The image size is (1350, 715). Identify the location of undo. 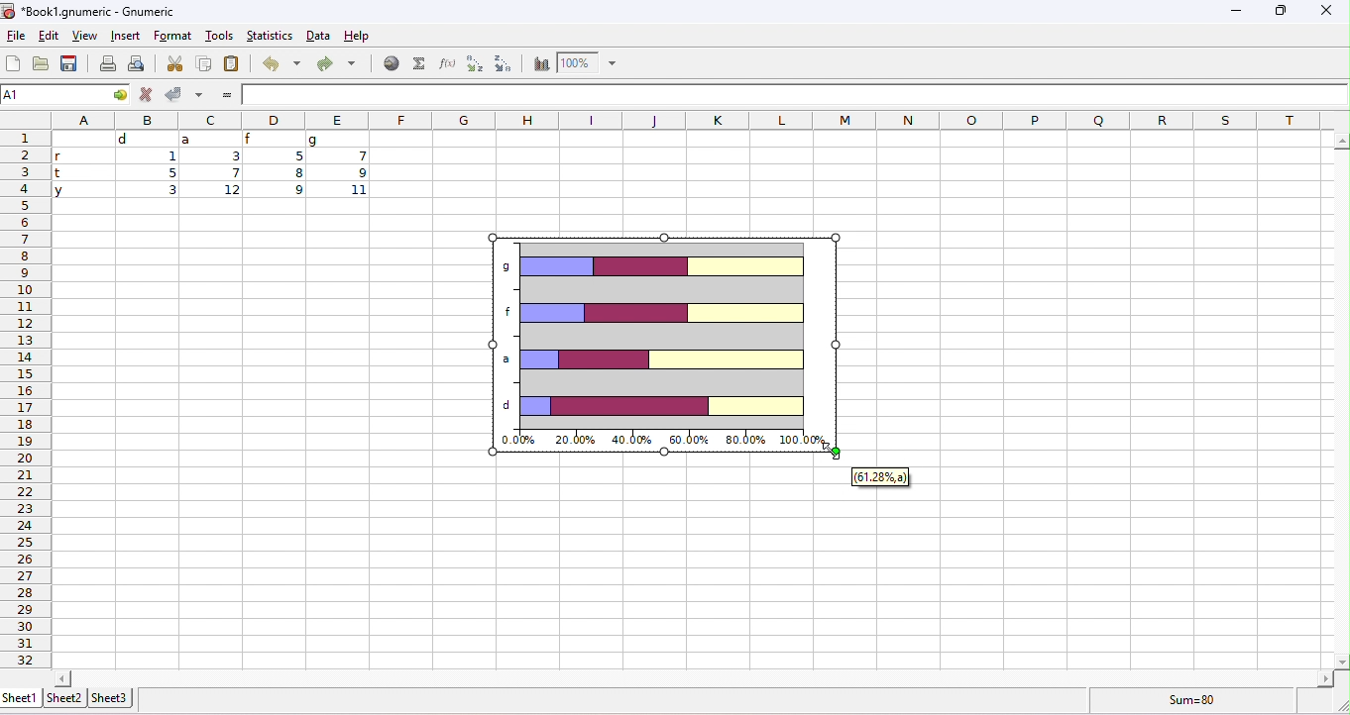
(280, 62).